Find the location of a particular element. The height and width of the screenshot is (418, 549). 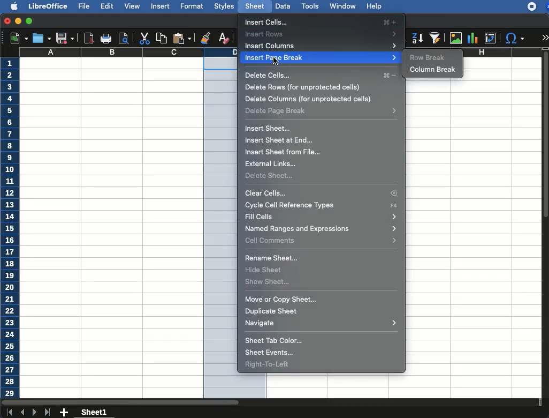

insert cells is located at coordinates (321, 22).